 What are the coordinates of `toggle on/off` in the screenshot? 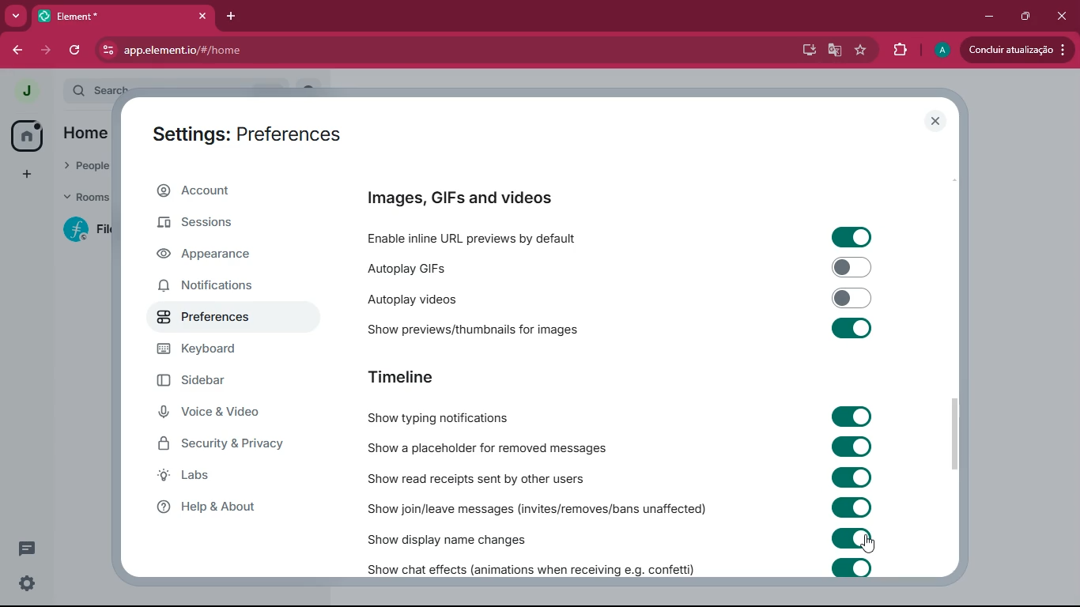 It's located at (853, 417).